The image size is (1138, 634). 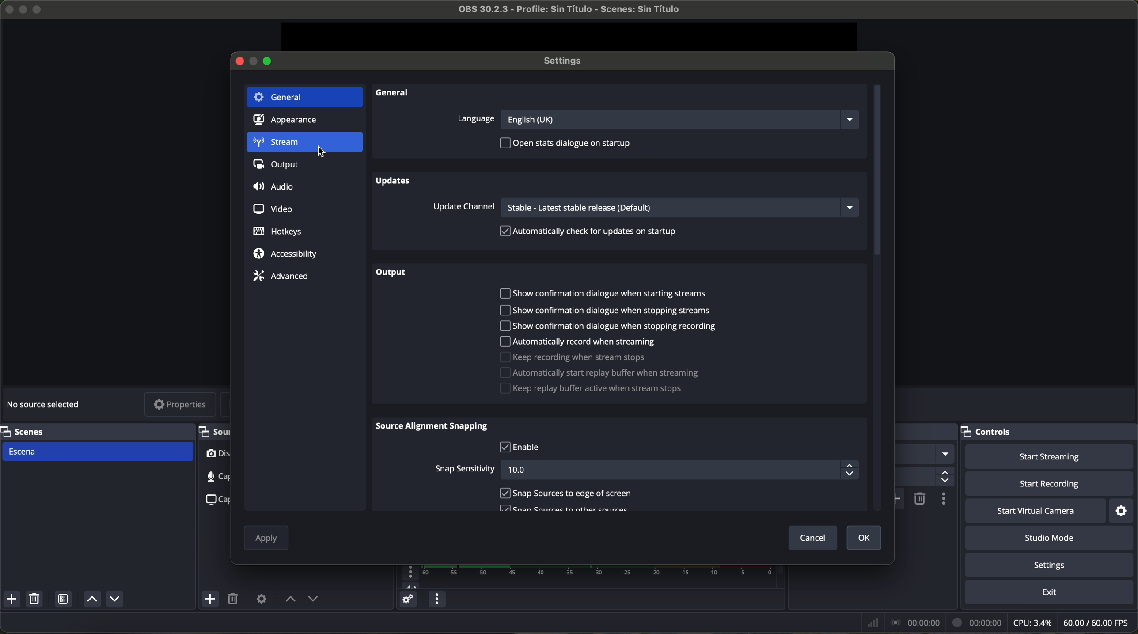 What do you see at coordinates (923, 477) in the screenshot?
I see `300 ms` at bounding box center [923, 477].